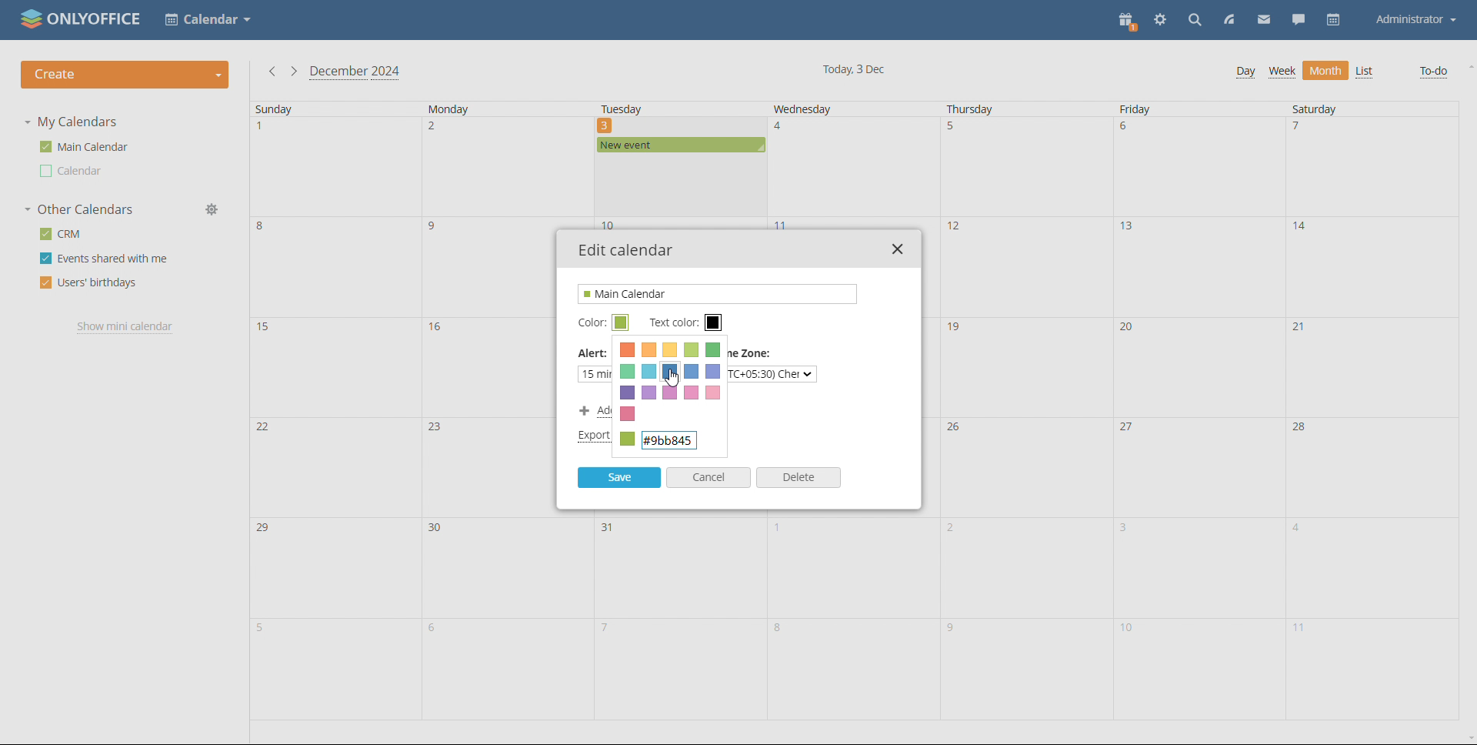 This screenshot has height=745, width=1477. What do you see at coordinates (127, 327) in the screenshot?
I see `show mini calendar` at bounding box center [127, 327].